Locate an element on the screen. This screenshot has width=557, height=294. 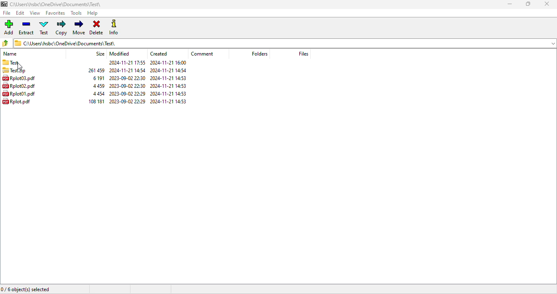
2024-11-21 14:53 is located at coordinates (169, 94).